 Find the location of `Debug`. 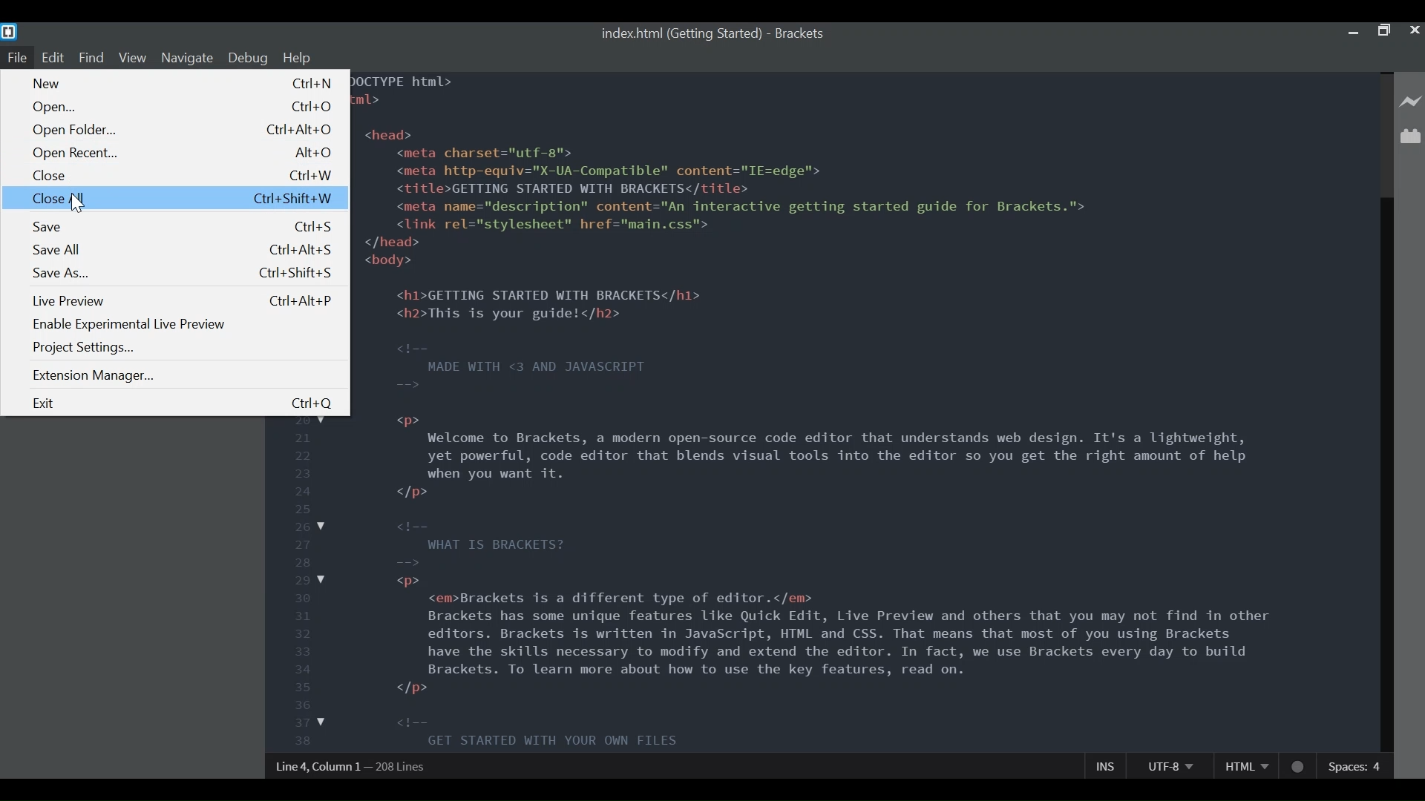

Debug is located at coordinates (248, 58).